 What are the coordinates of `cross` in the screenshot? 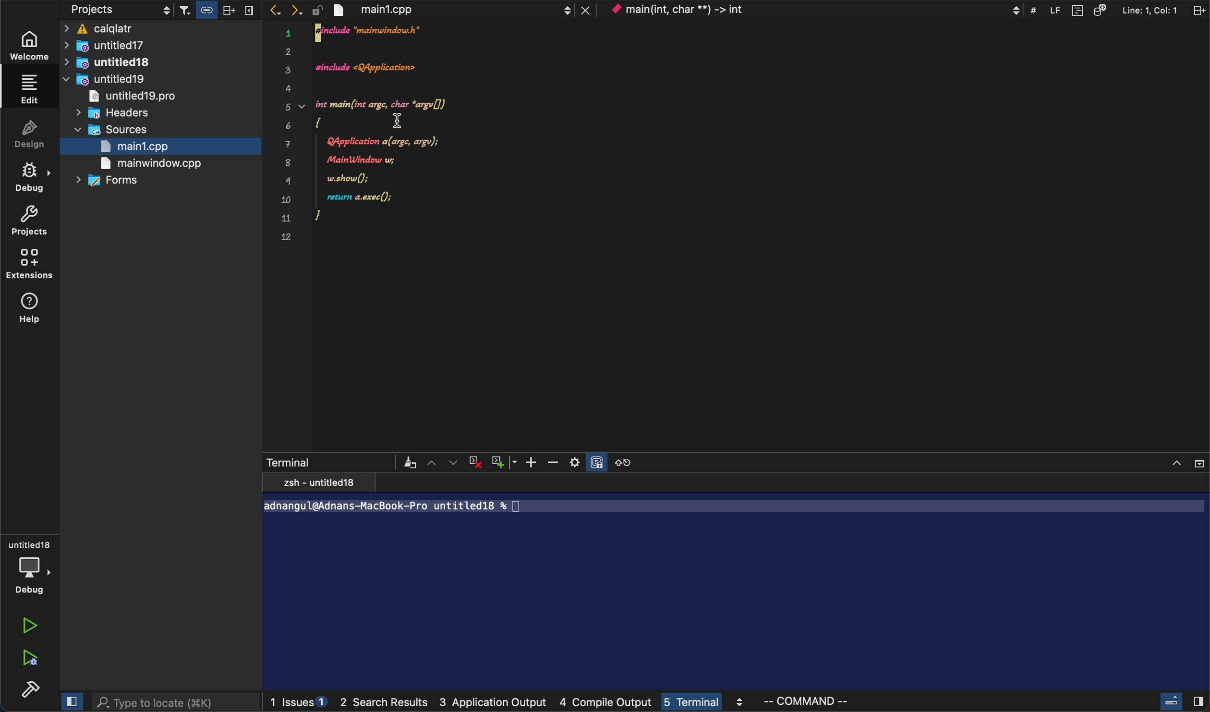 It's located at (476, 463).